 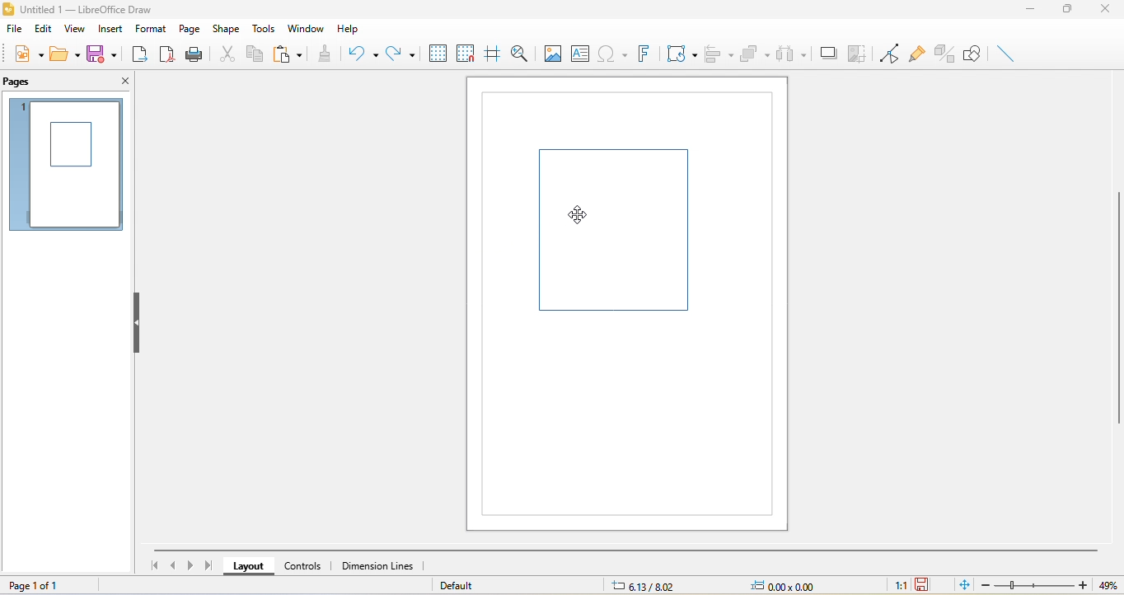 I want to click on view, so click(x=77, y=31).